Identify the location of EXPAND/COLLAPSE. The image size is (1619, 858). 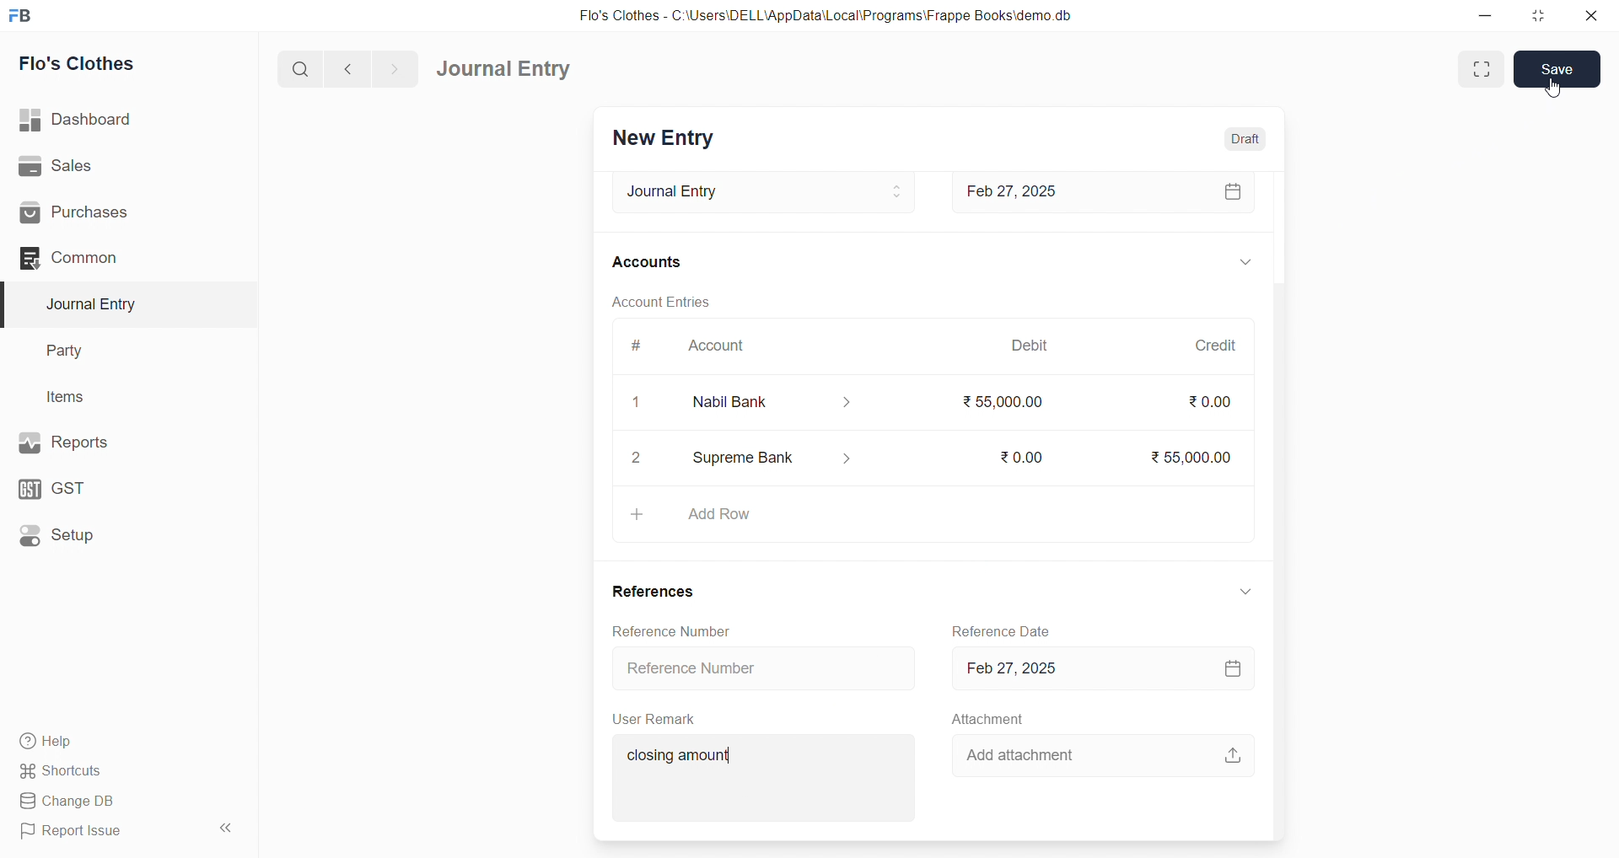
(1244, 265).